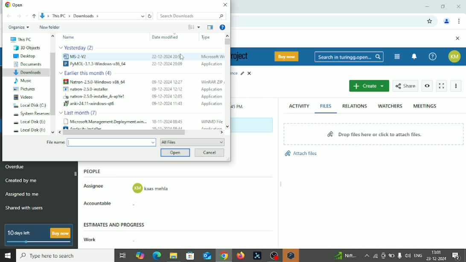 Image resolution: width=466 pixels, height=262 pixels. I want to click on Local disk (C:), so click(29, 106).